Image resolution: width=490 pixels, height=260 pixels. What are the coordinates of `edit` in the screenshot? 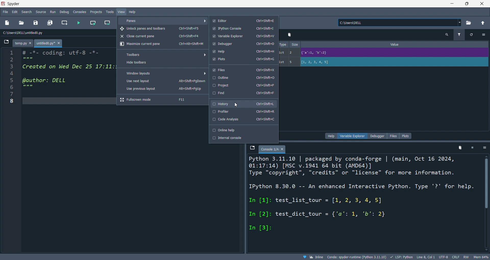 It's located at (15, 12).